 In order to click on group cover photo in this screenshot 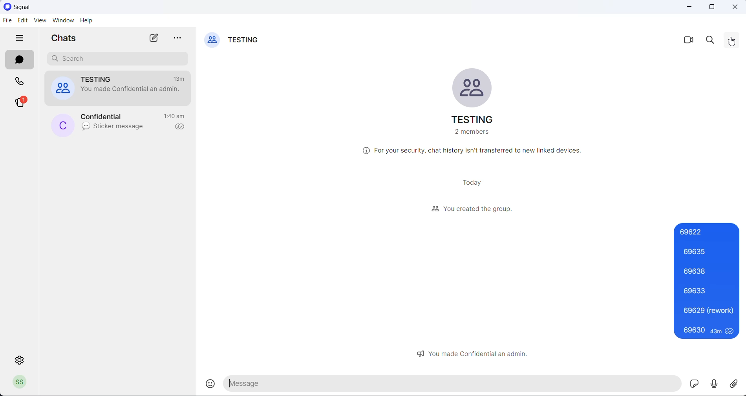, I will do `click(474, 88)`.